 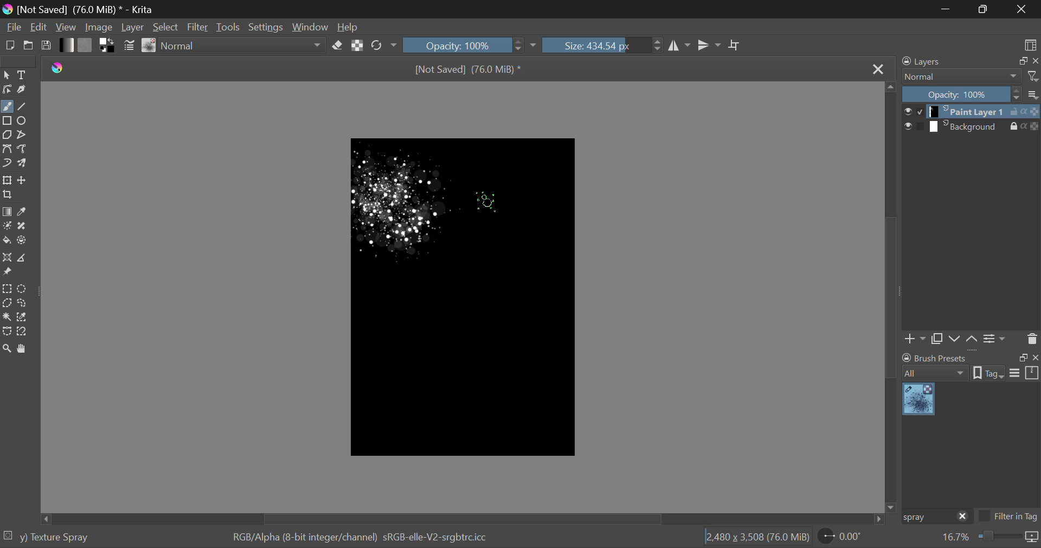 What do you see at coordinates (407, 199) in the screenshot?
I see `brush stroke added` at bounding box center [407, 199].